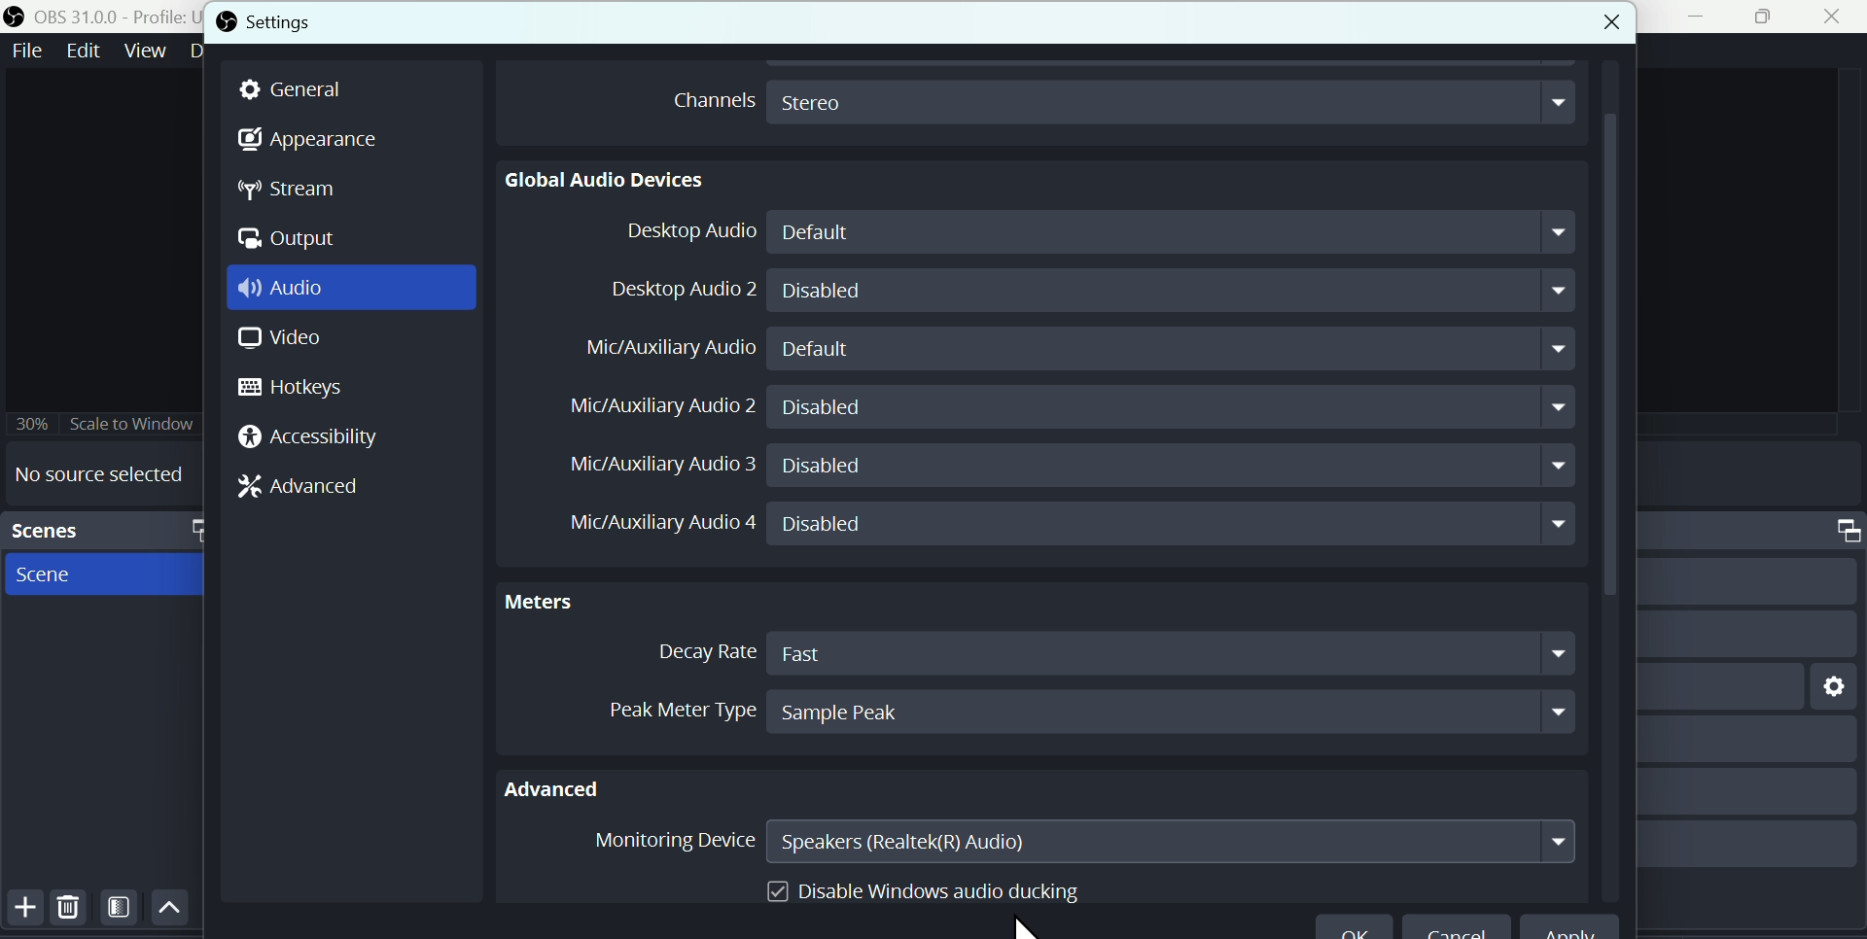  What do you see at coordinates (314, 438) in the screenshot?
I see `Accessibility` at bounding box center [314, 438].